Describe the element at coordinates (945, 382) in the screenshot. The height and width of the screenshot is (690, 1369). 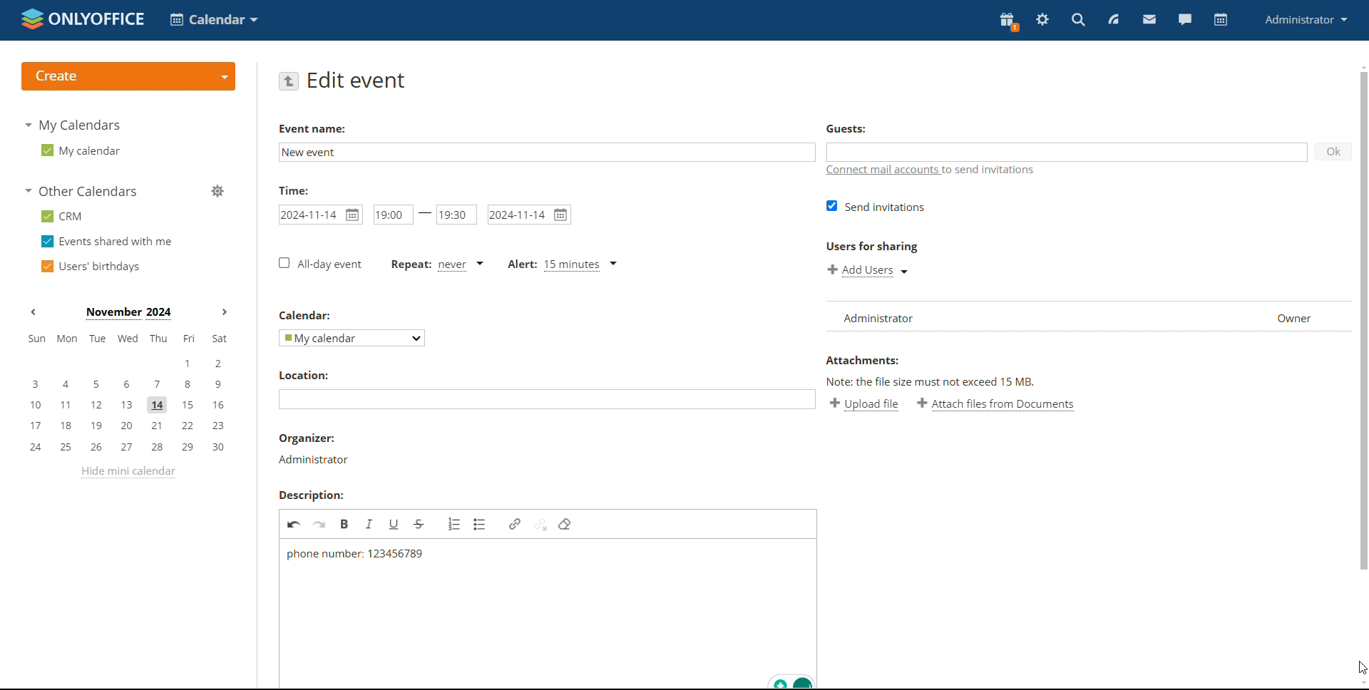
I see `text` at that location.